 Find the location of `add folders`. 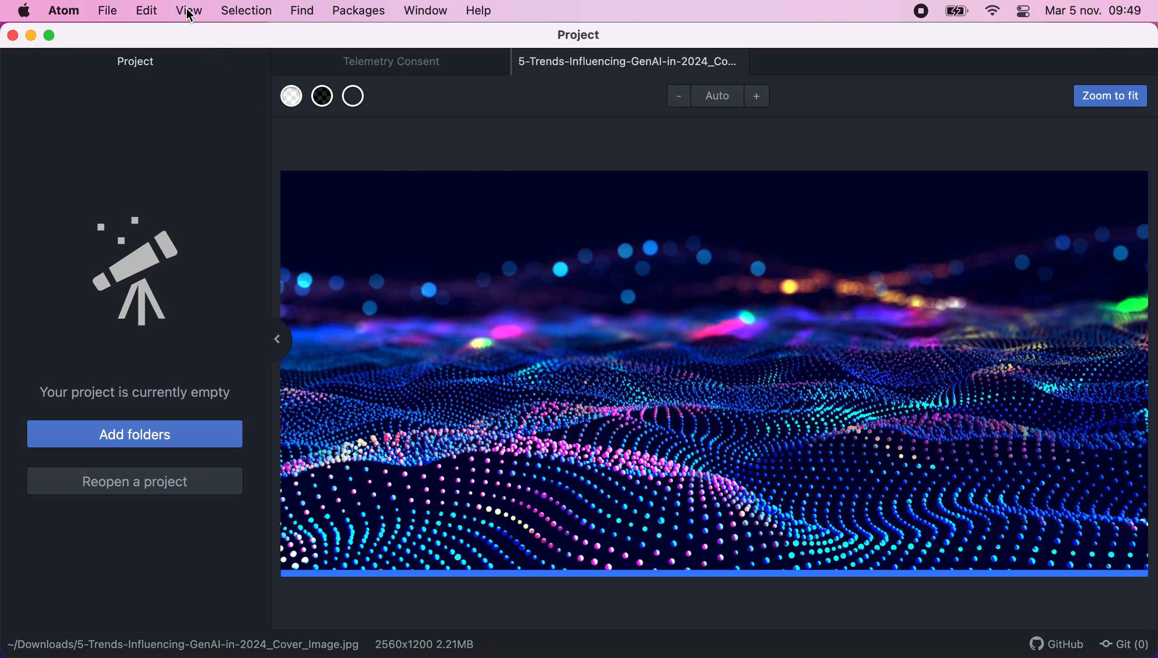

add folders is located at coordinates (141, 434).